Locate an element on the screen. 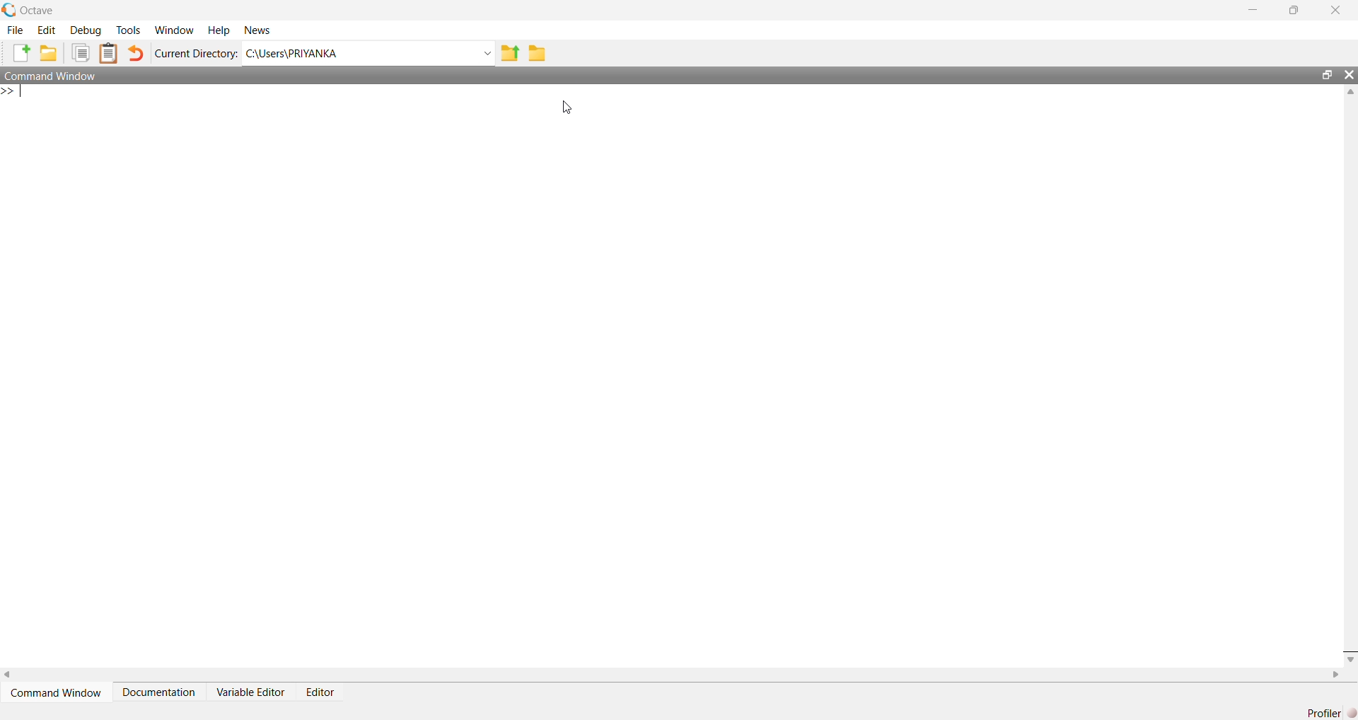  Edit is located at coordinates (50, 31).